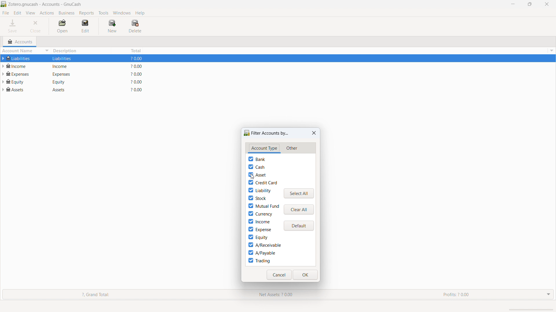 This screenshot has width=556, height=312. Describe the element at coordinates (87, 13) in the screenshot. I see `reports` at that location.